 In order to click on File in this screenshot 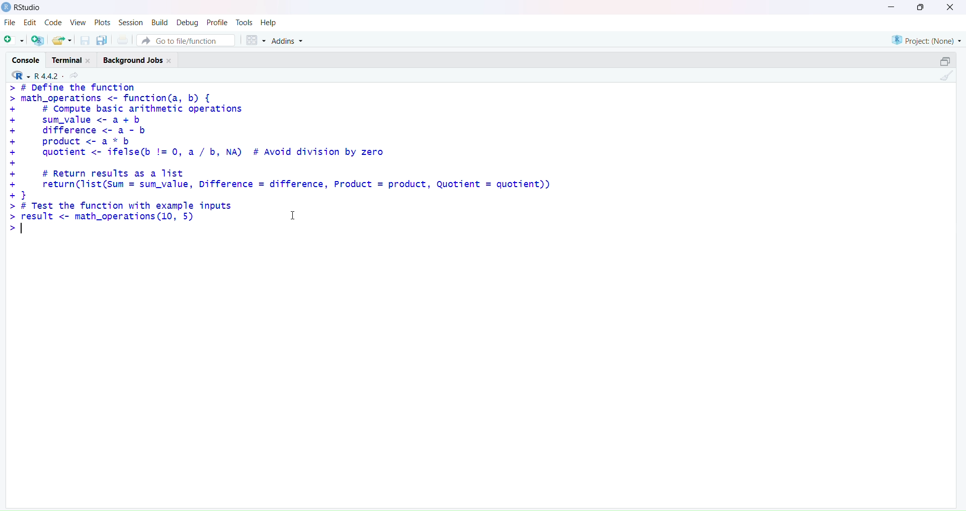, I will do `click(9, 23)`.